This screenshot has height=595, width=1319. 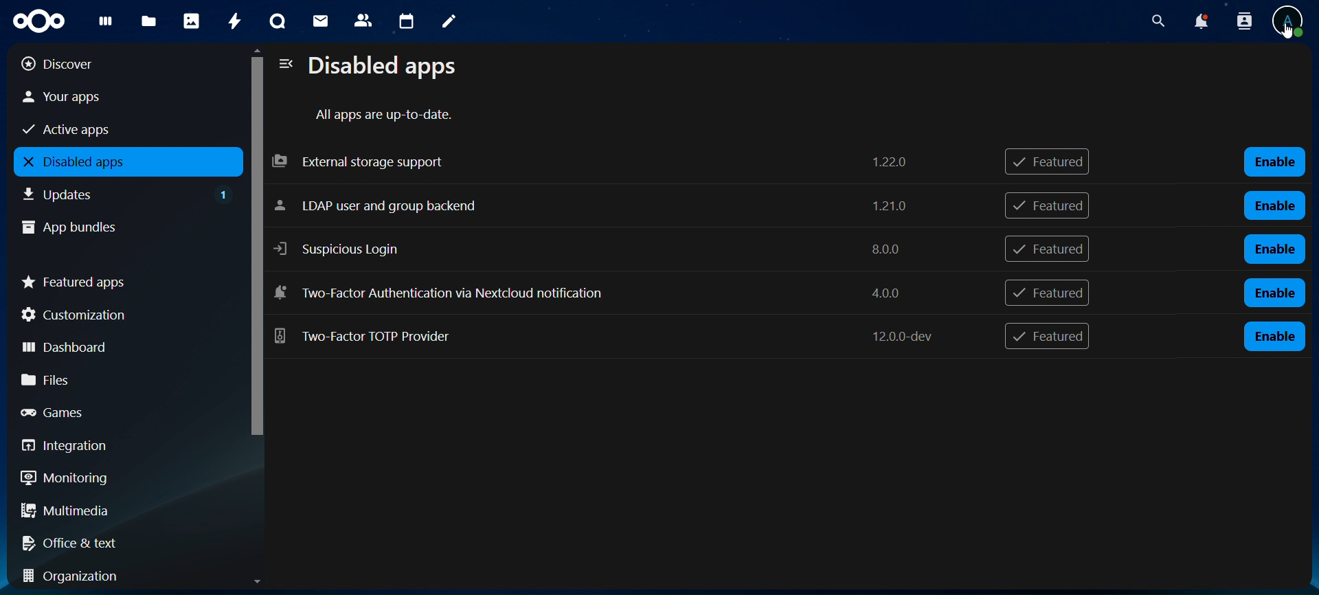 I want to click on office & text, so click(x=116, y=540).